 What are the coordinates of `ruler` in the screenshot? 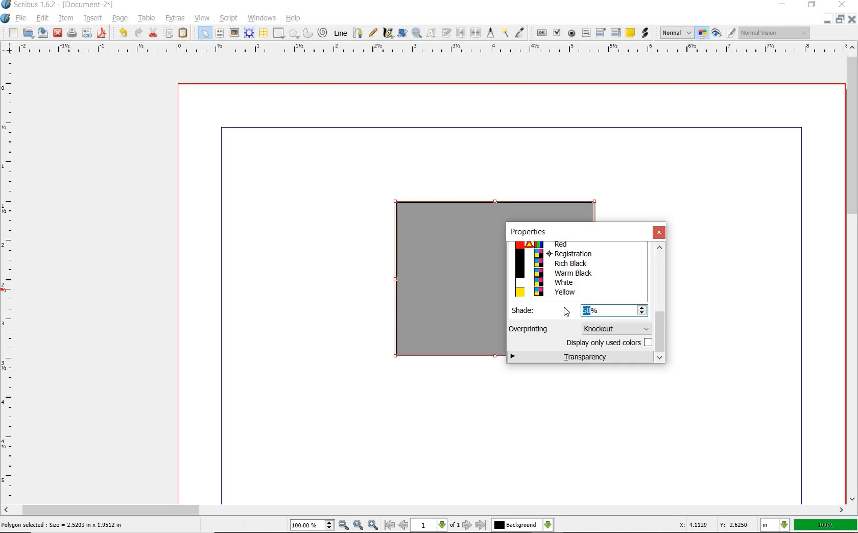 It's located at (427, 50).